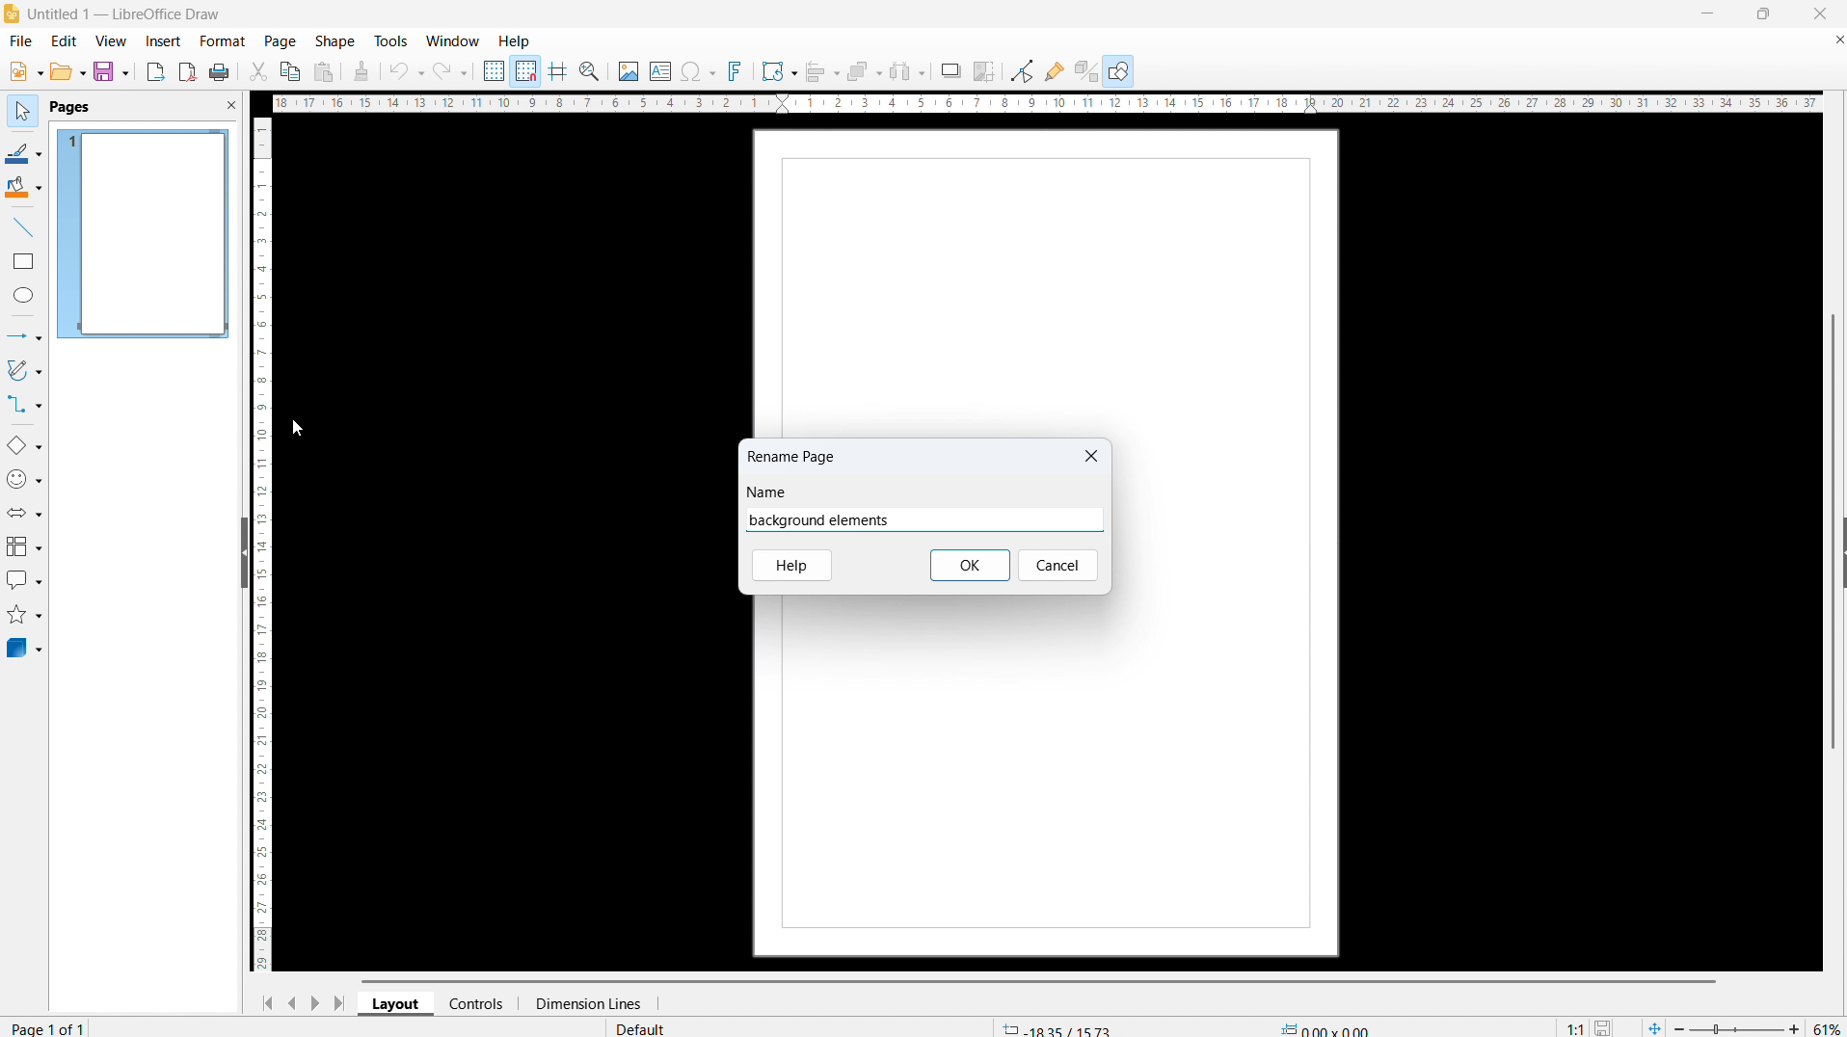 The height and width of the screenshot is (1037, 1847). Describe the element at coordinates (908, 72) in the screenshot. I see `select at least three objects to distribute` at that location.